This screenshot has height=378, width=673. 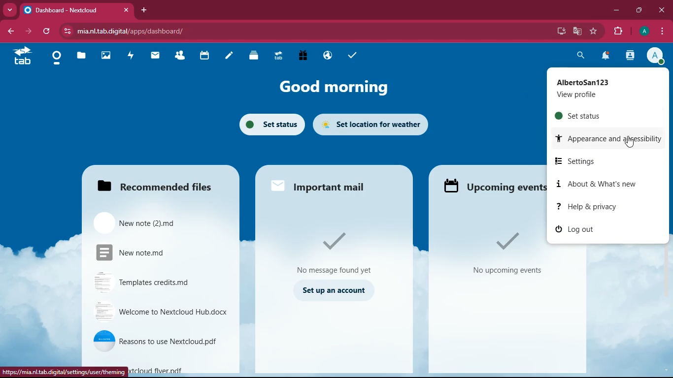 What do you see at coordinates (642, 31) in the screenshot?
I see `profile` at bounding box center [642, 31].